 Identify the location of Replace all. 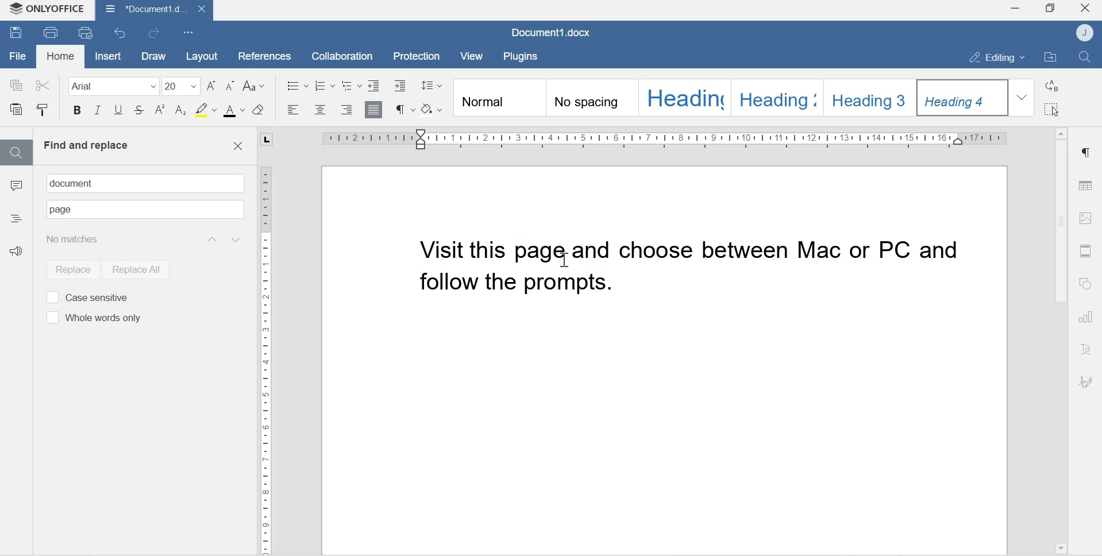
(135, 269).